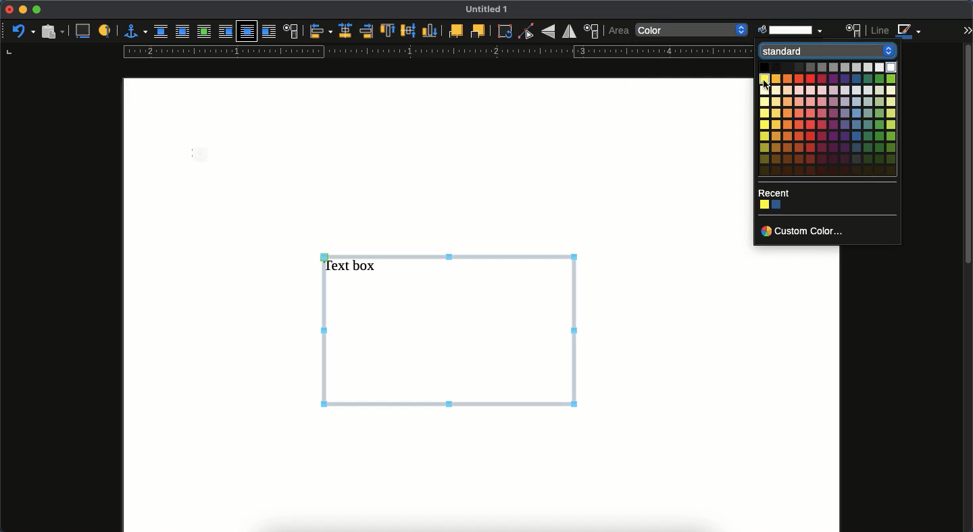 The image size is (973, 532). What do you see at coordinates (105, 31) in the screenshot?
I see `a label to identify an object` at bounding box center [105, 31].